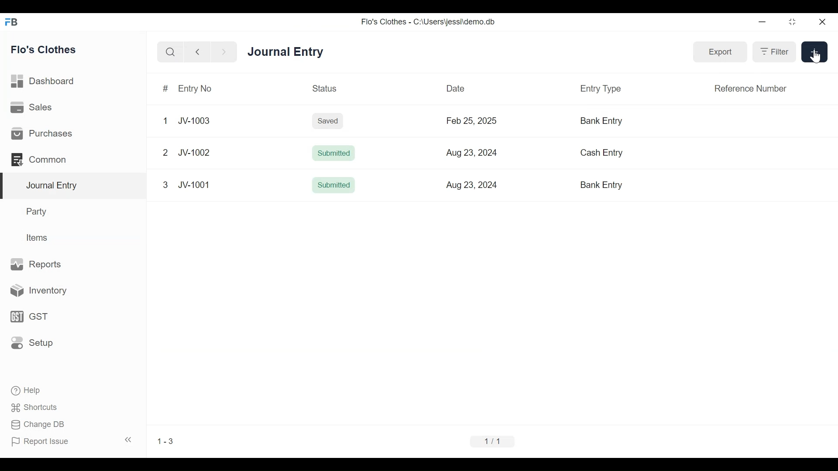 This screenshot has width=838, height=471. Describe the element at coordinates (165, 441) in the screenshot. I see `1-3` at that location.